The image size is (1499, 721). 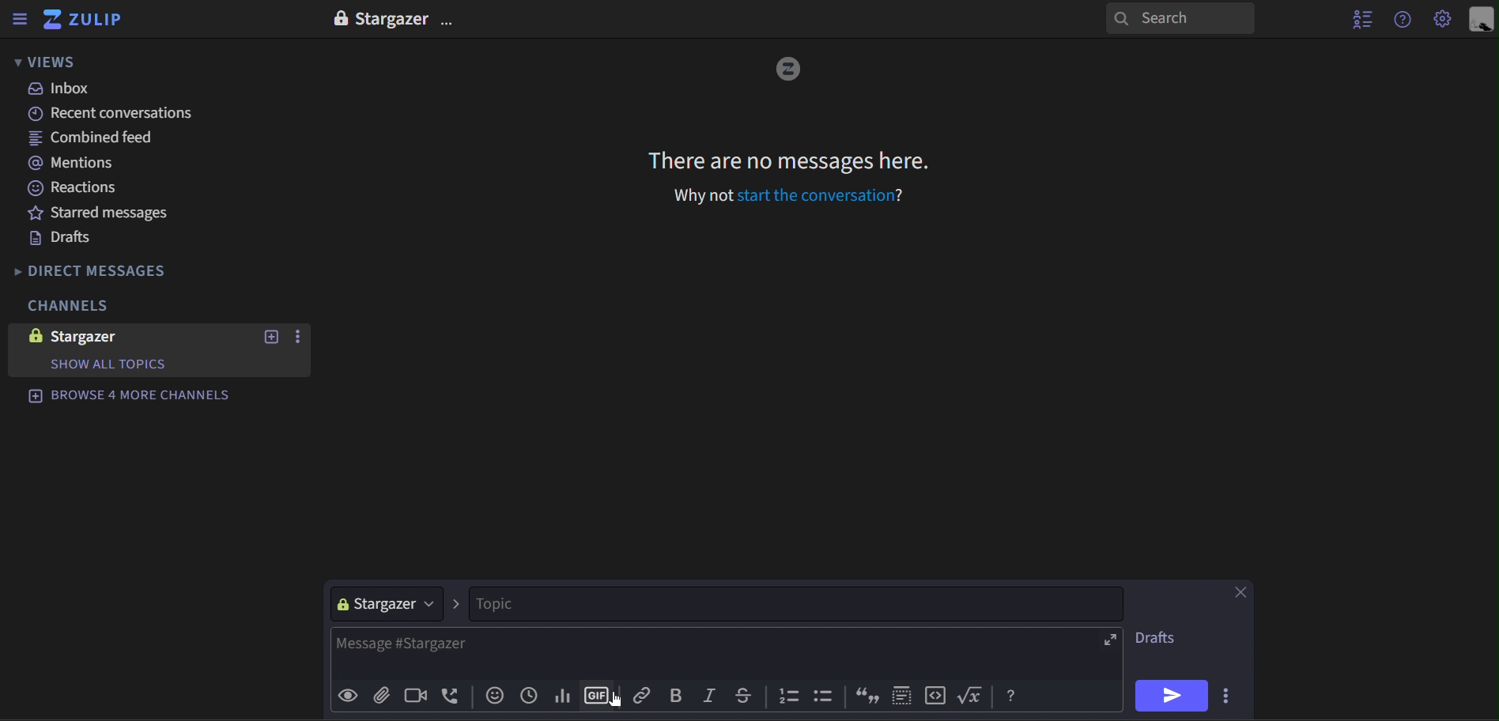 What do you see at coordinates (599, 696) in the screenshot?
I see `add gif` at bounding box center [599, 696].